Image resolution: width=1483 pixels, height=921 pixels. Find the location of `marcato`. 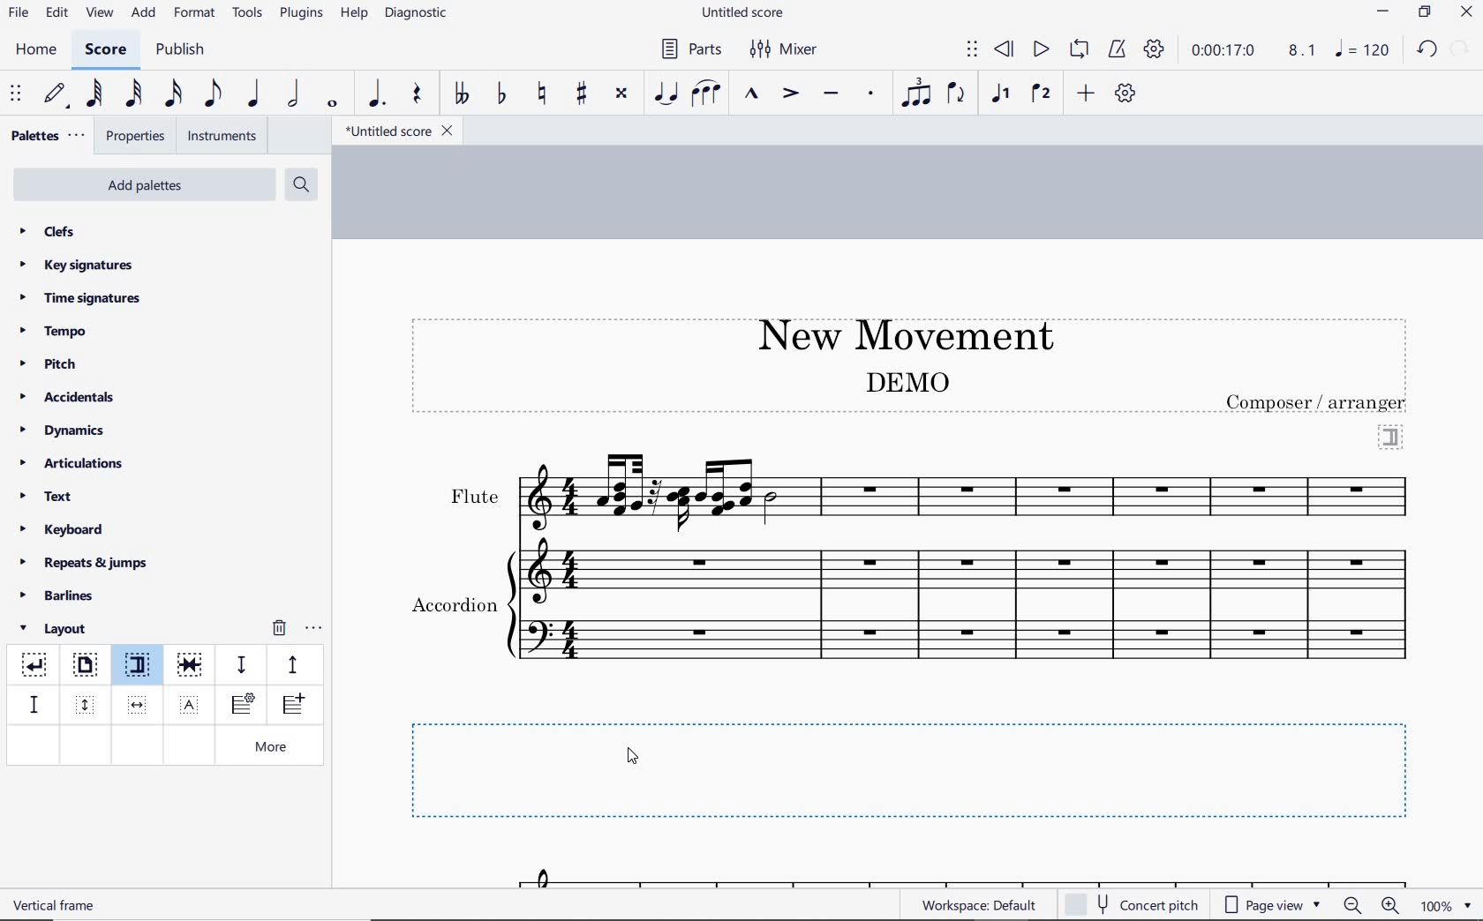

marcato is located at coordinates (754, 95).